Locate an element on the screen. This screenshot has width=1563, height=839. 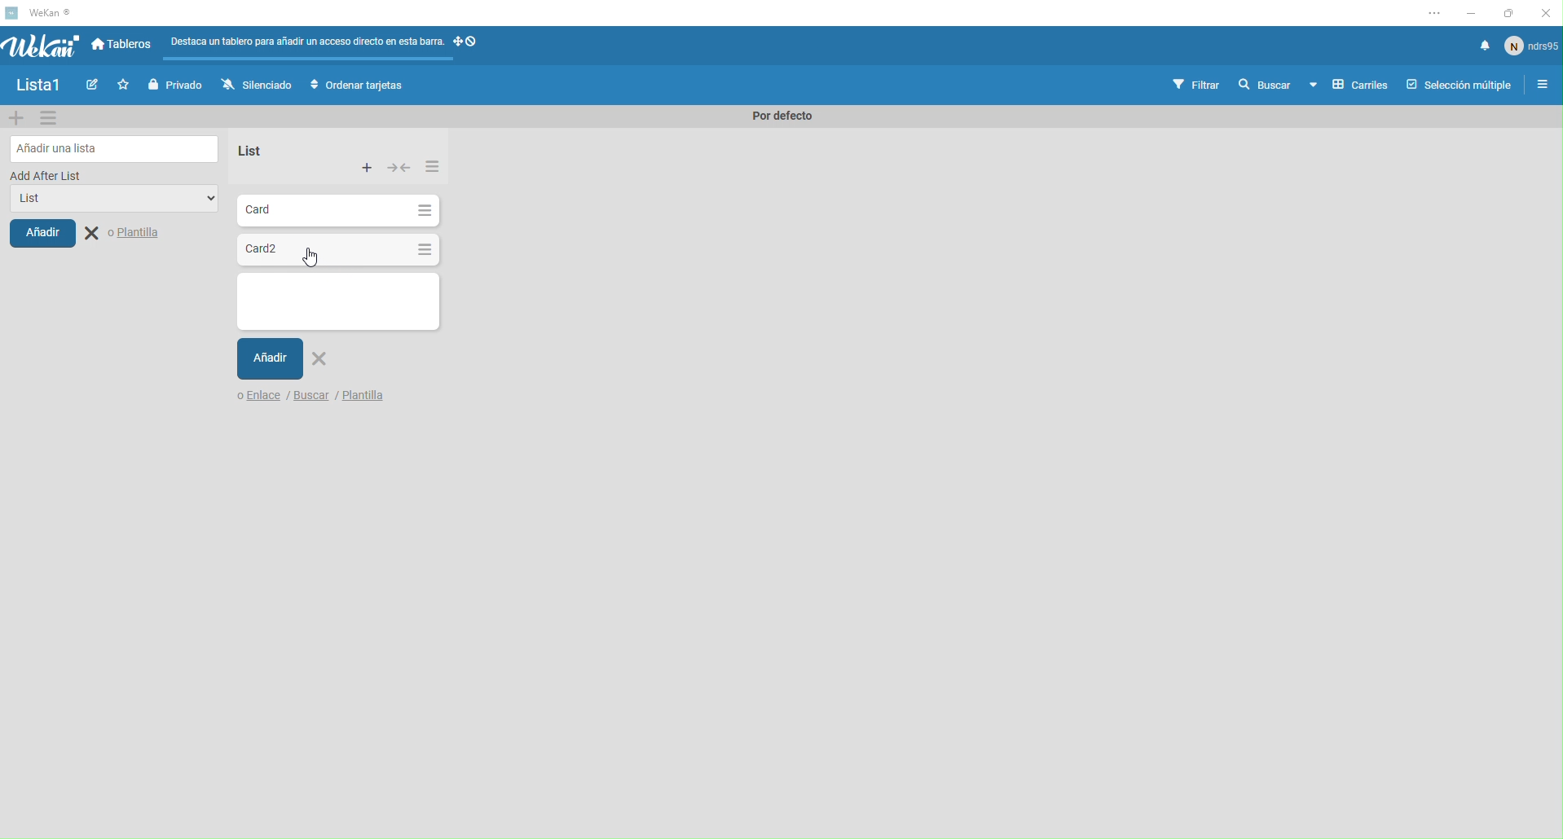
Card is located at coordinates (299, 247).